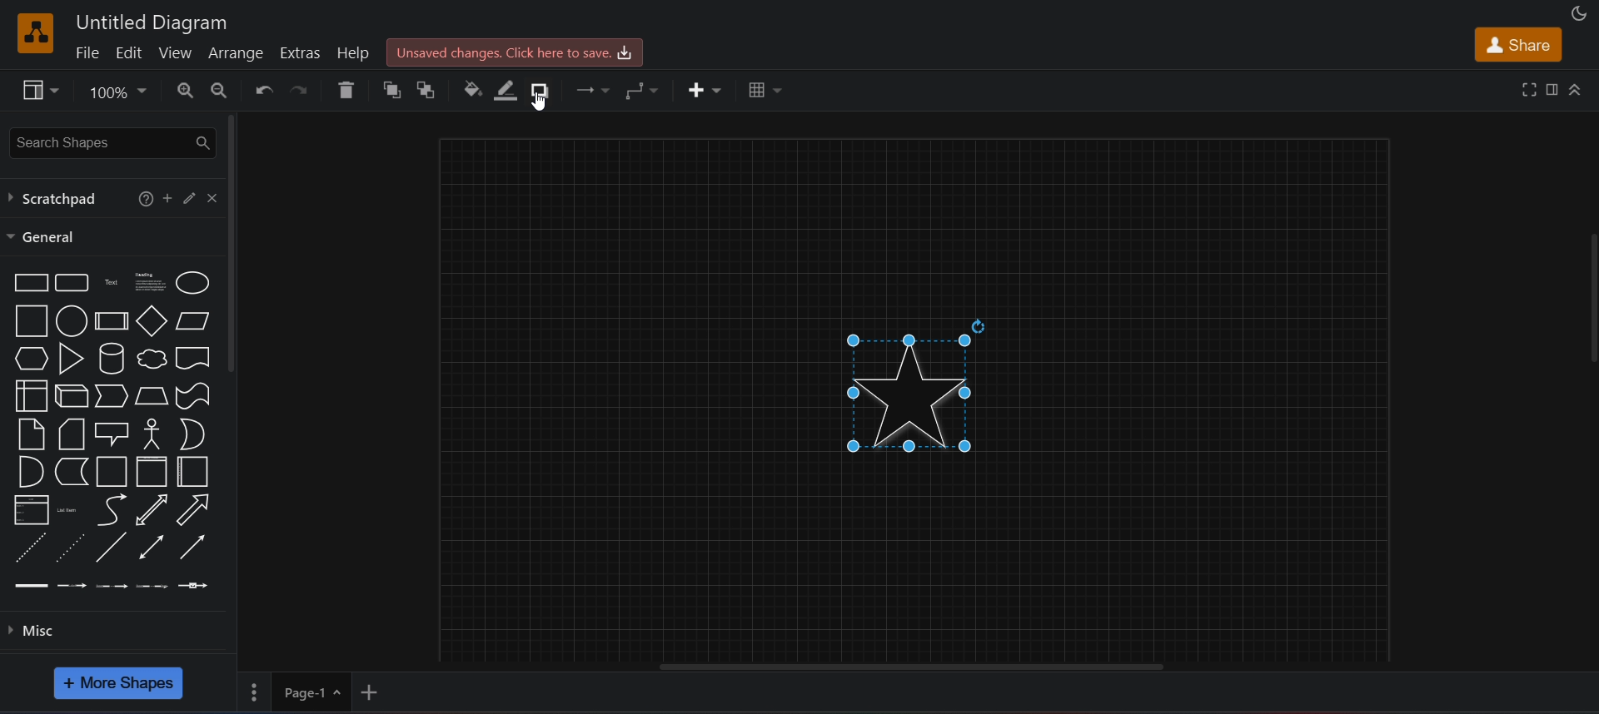 The image size is (1599, 714). Describe the element at coordinates (1517, 44) in the screenshot. I see `share` at that location.